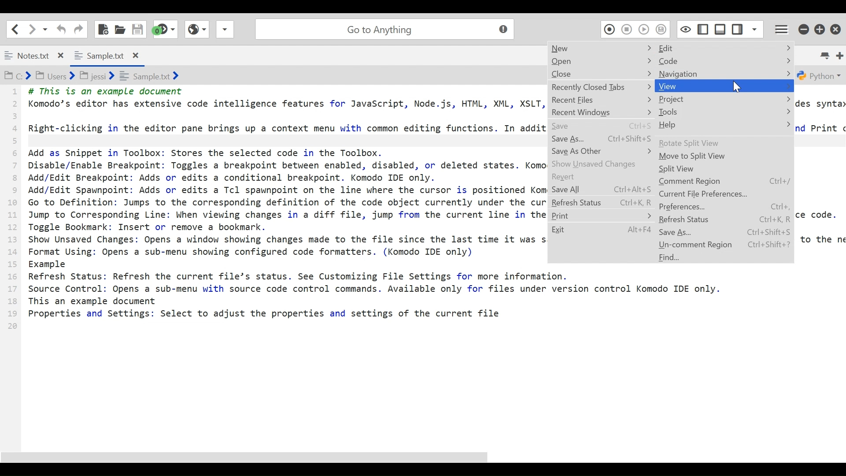 The height and width of the screenshot is (476, 846). What do you see at coordinates (602, 230) in the screenshot?
I see `Exit Alt+F4` at bounding box center [602, 230].